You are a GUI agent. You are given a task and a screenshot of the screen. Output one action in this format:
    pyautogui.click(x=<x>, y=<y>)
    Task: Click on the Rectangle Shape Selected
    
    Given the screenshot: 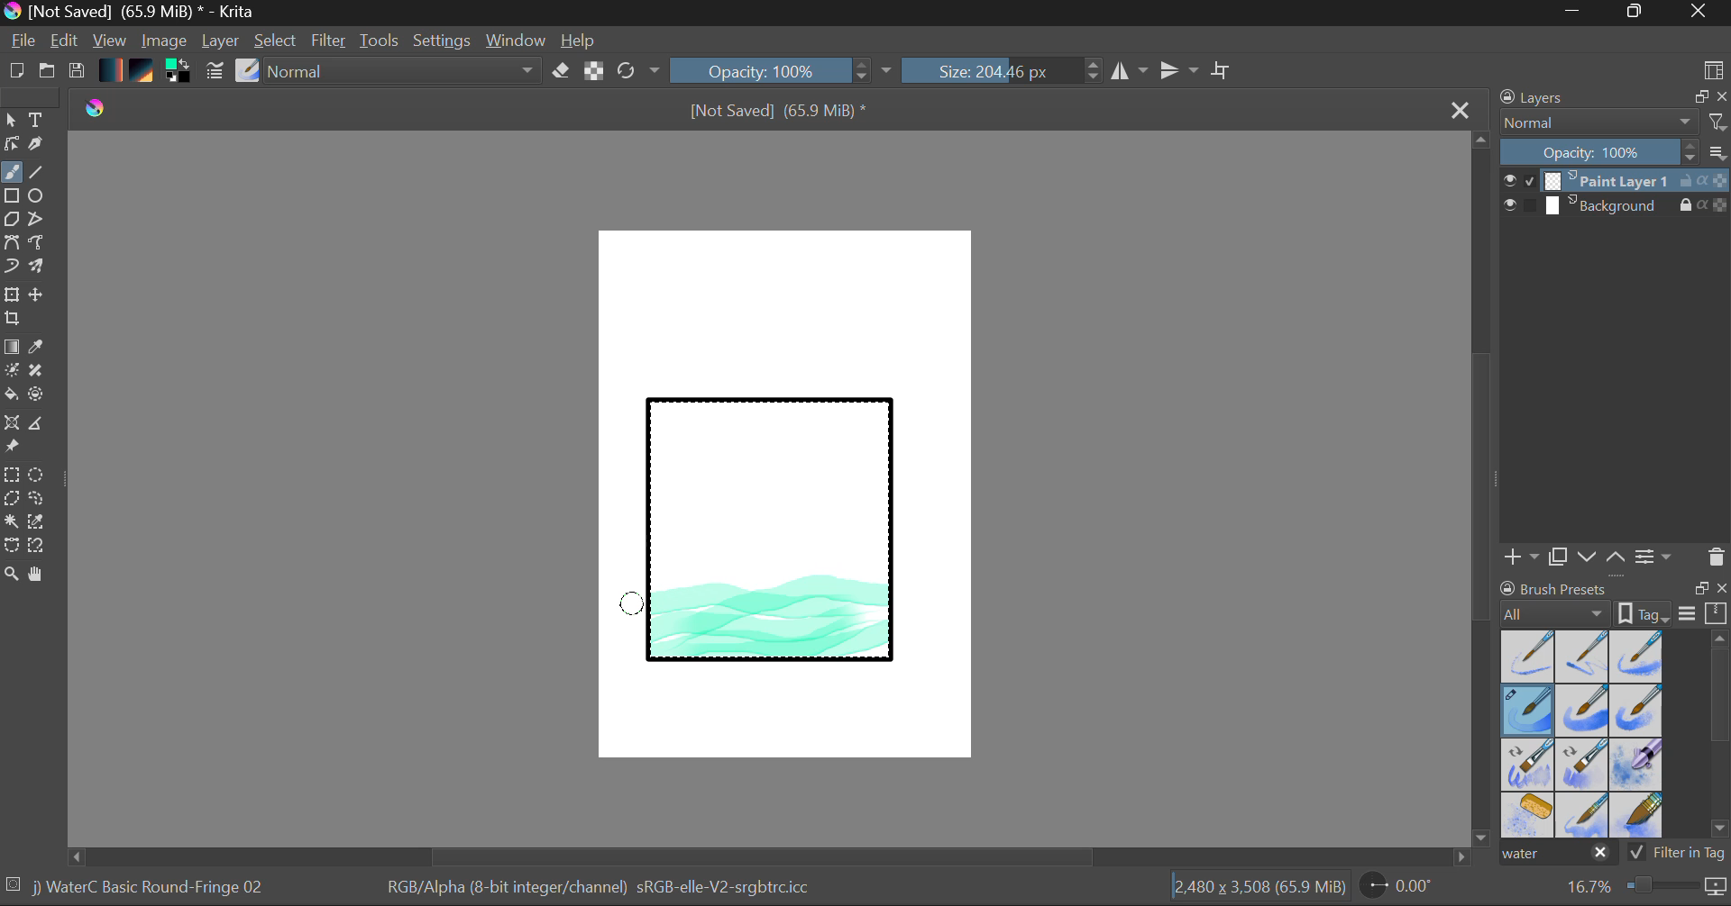 What is the action you would take?
    pyautogui.click(x=772, y=548)
    